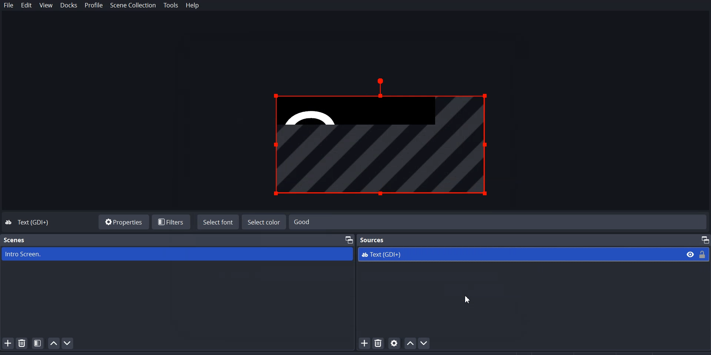 The image size is (711, 355). I want to click on View, so click(46, 6).